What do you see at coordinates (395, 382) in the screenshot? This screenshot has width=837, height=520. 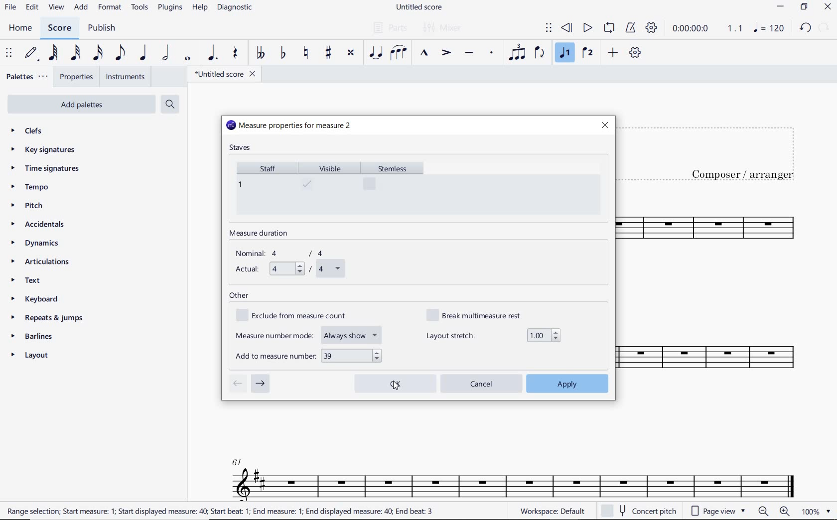 I see `ok` at bounding box center [395, 382].